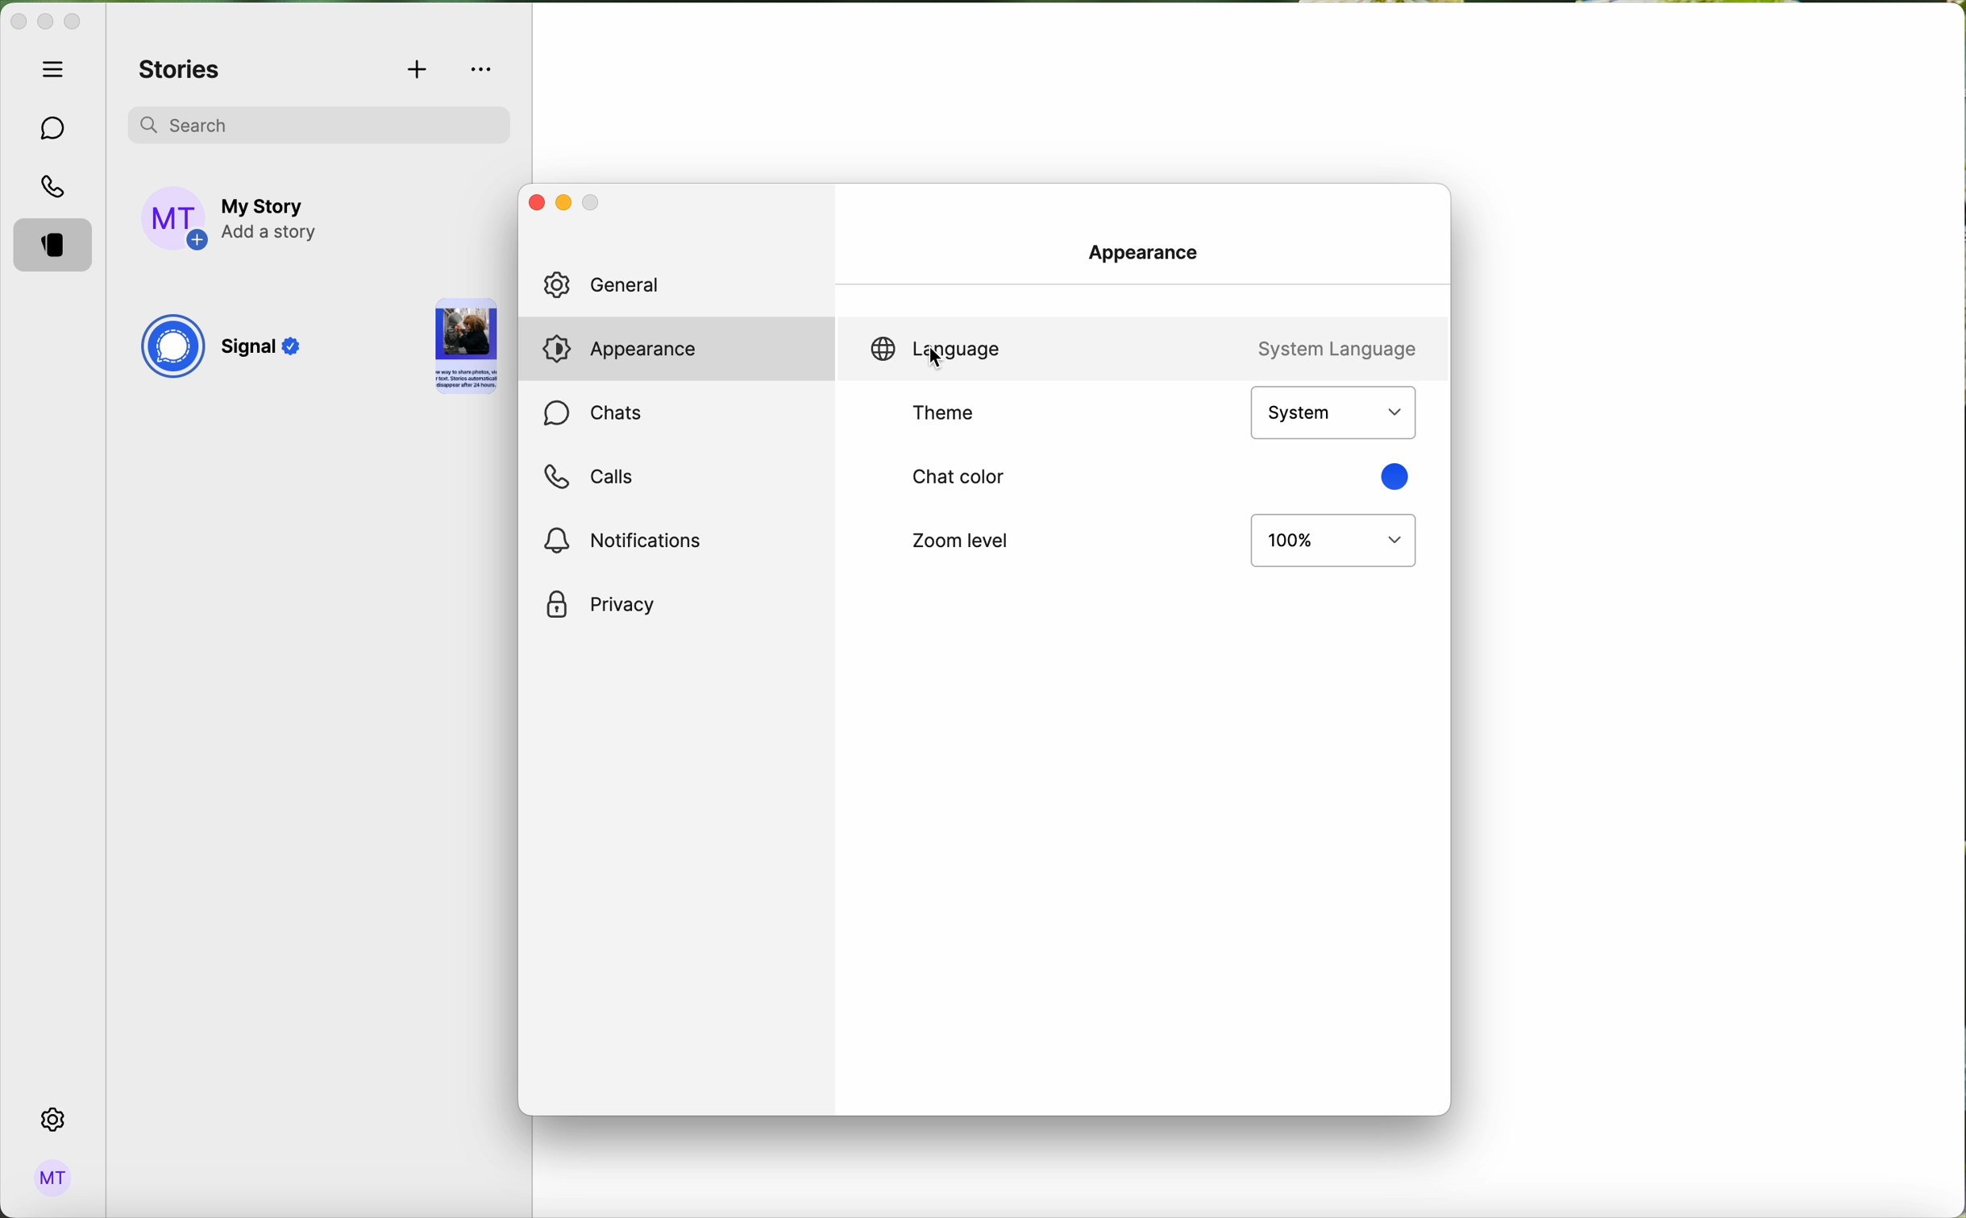 Image resolution: width=1966 pixels, height=1218 pixels. I want to click on search bar, so click(318, 122).